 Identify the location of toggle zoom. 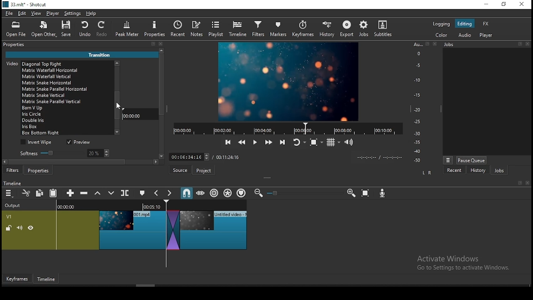
(316, 142).